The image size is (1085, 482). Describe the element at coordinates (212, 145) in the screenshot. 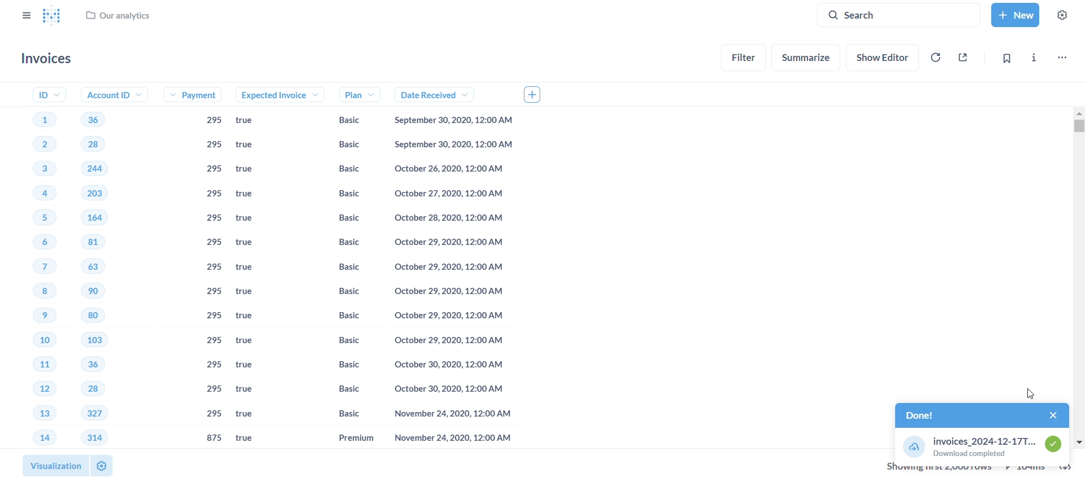

I see `295` at that location.